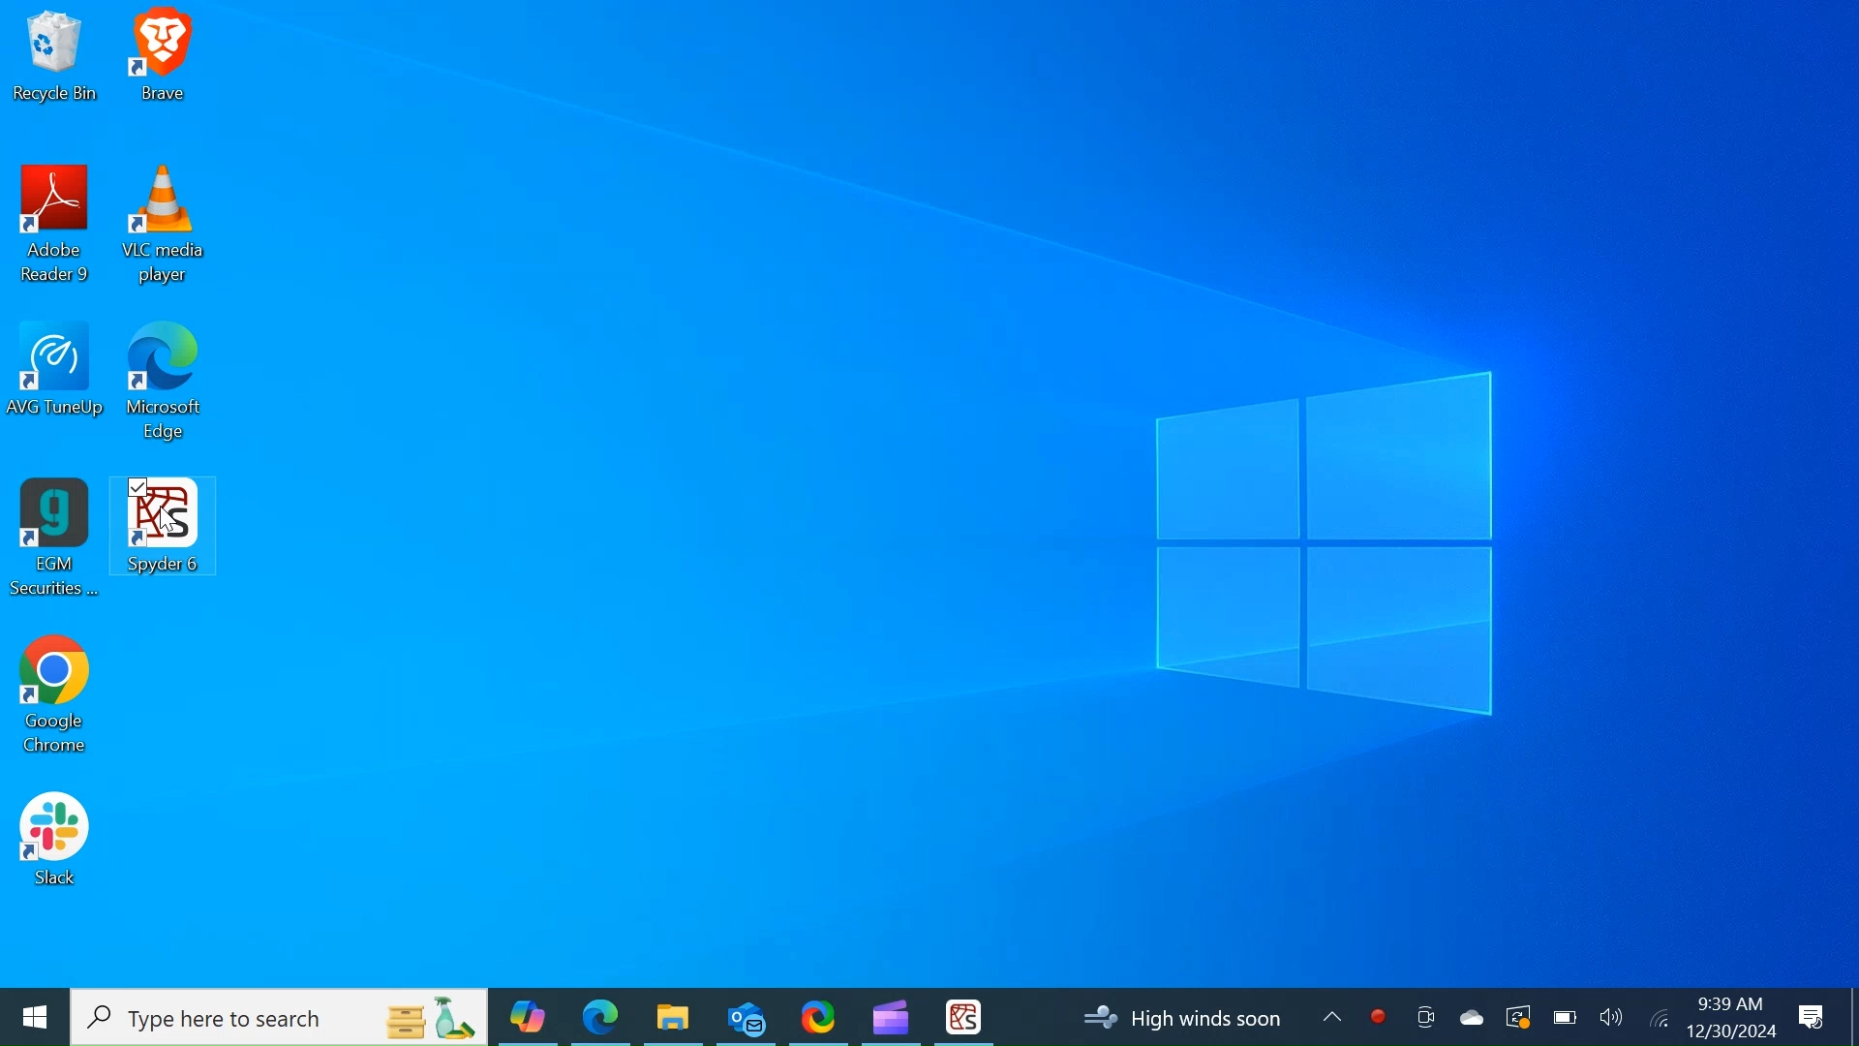 The image size is (1859, 1046). I want to click on Internet Connectivity, so click(1658, 1016).